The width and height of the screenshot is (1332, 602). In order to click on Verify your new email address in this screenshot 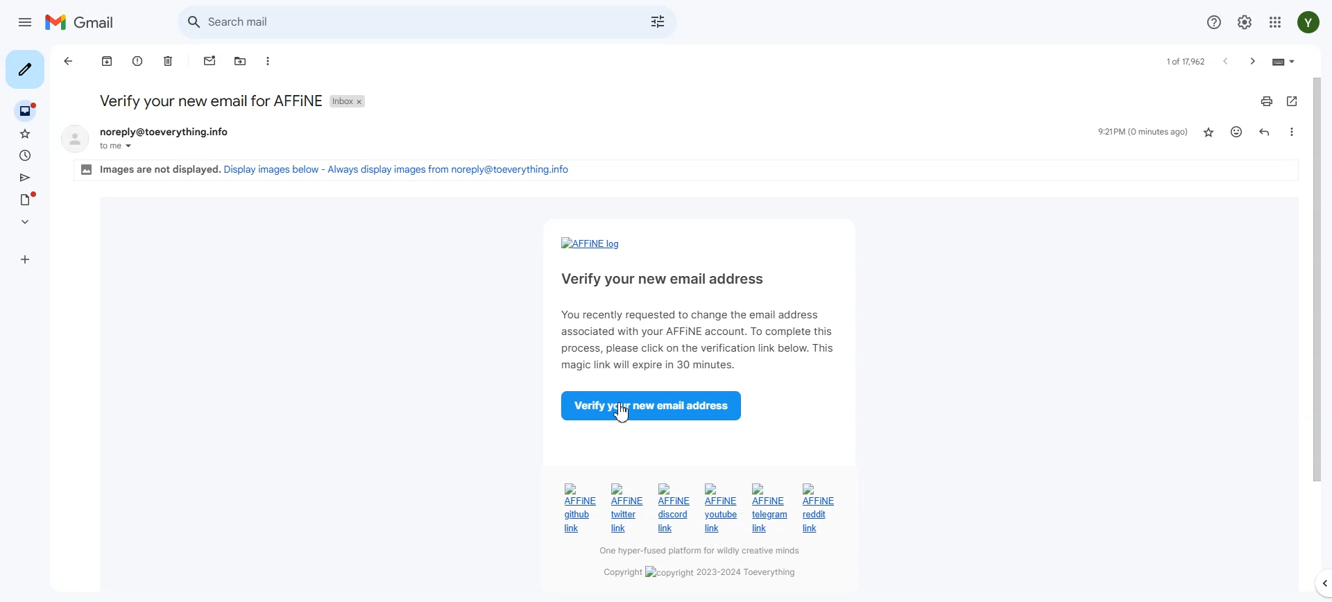, I will do `click(651, 405)`.